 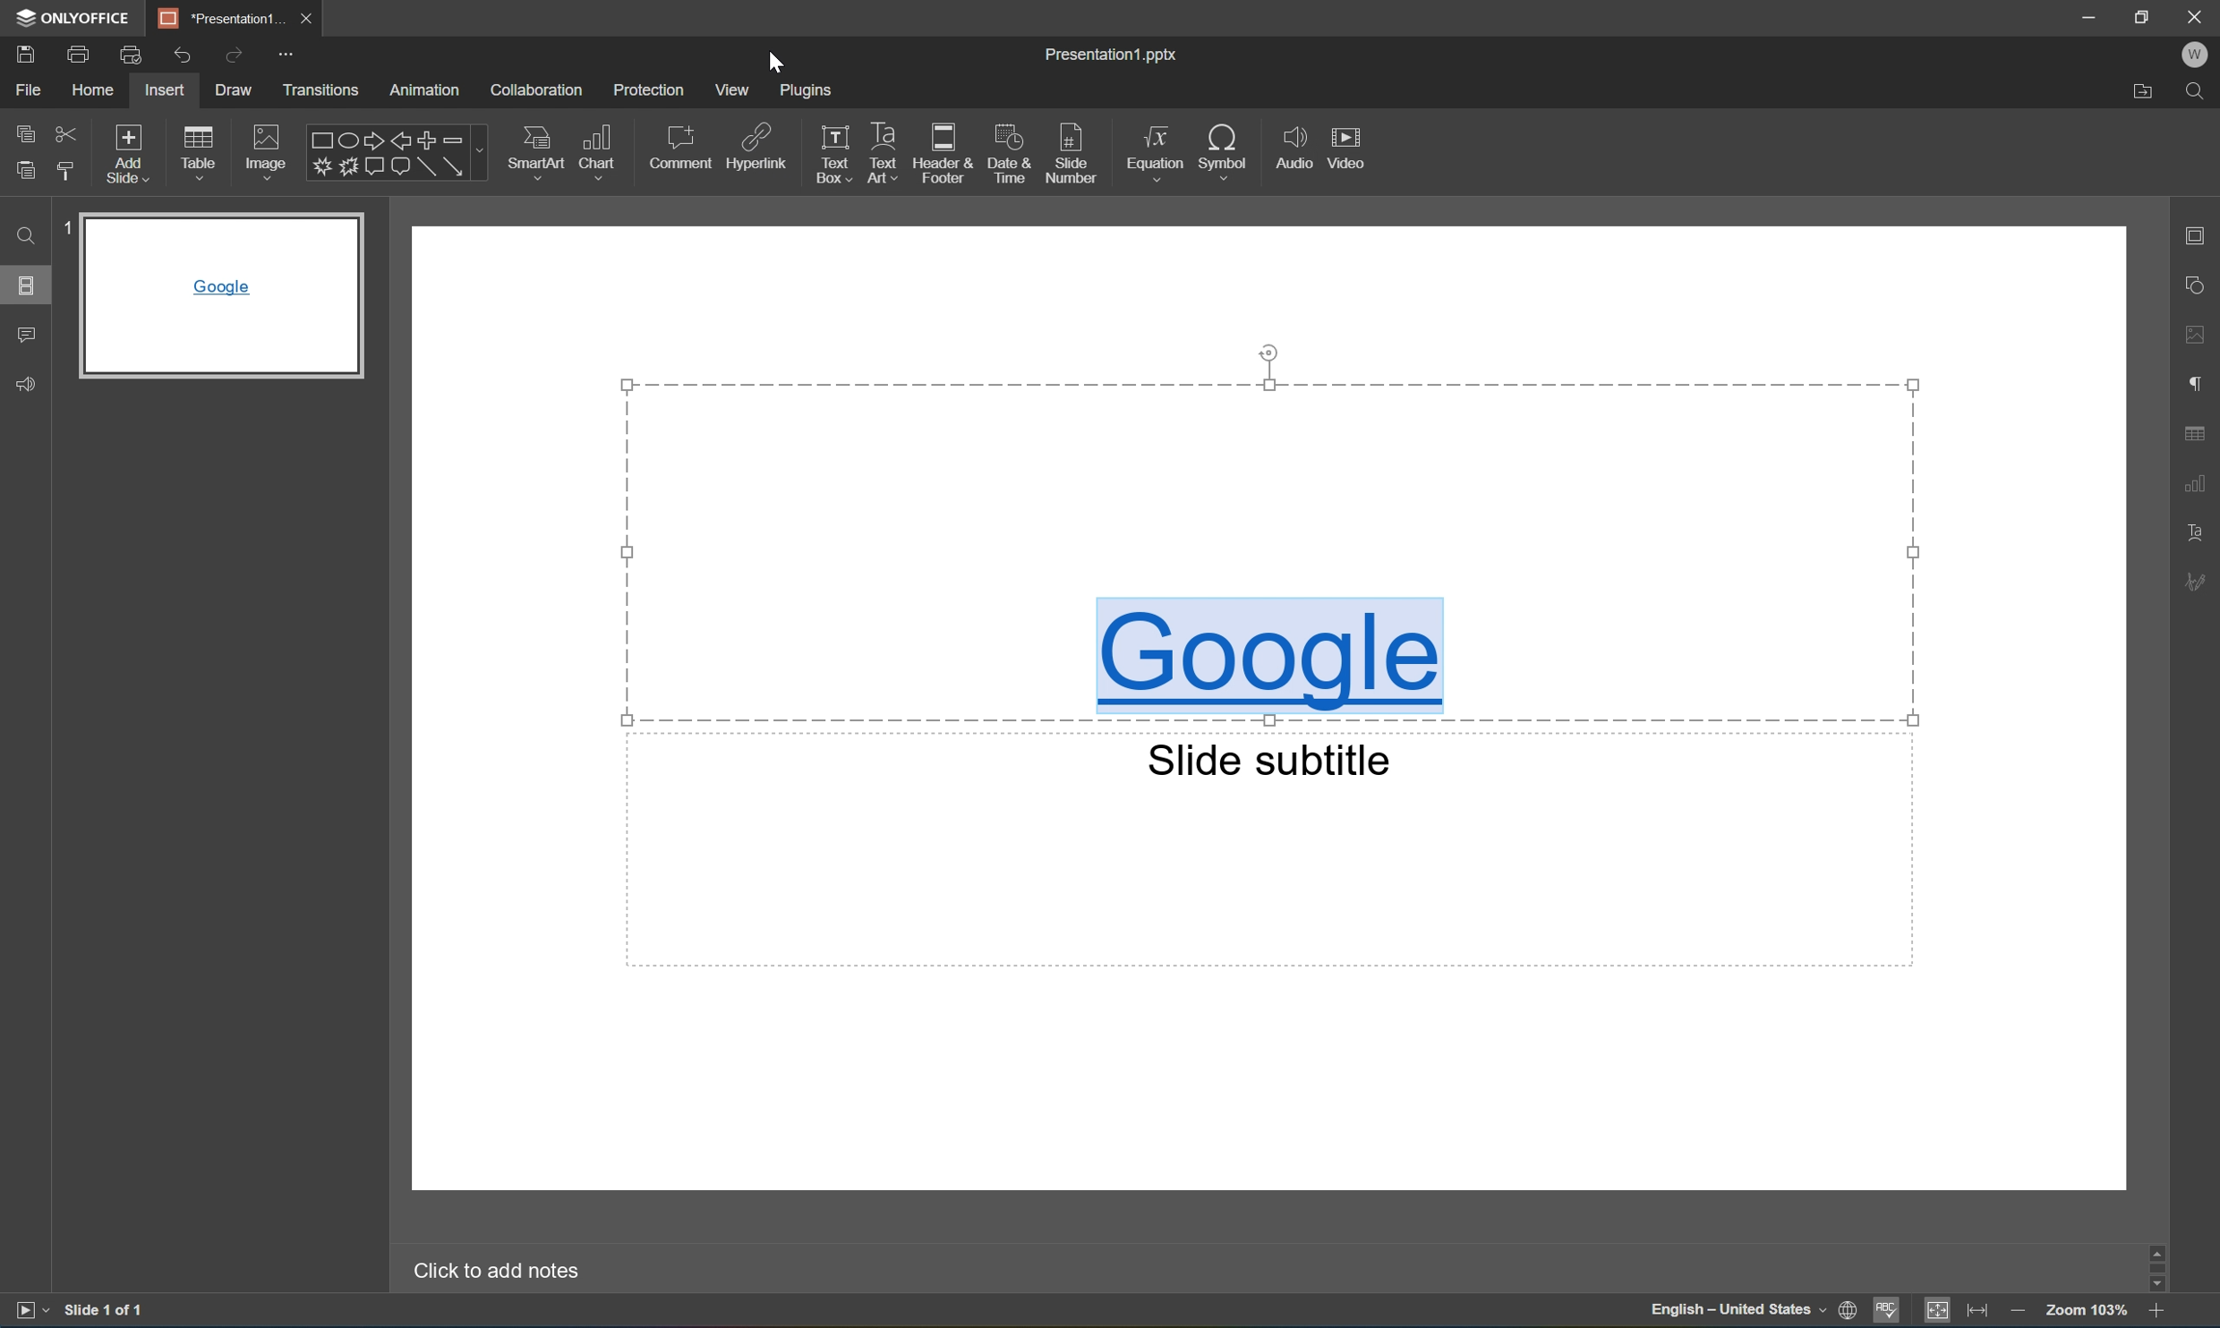 What do you see at coordinates (2195, 483) in the screenshot?
I see `Chart settings` at bounding box center [2195, 483].